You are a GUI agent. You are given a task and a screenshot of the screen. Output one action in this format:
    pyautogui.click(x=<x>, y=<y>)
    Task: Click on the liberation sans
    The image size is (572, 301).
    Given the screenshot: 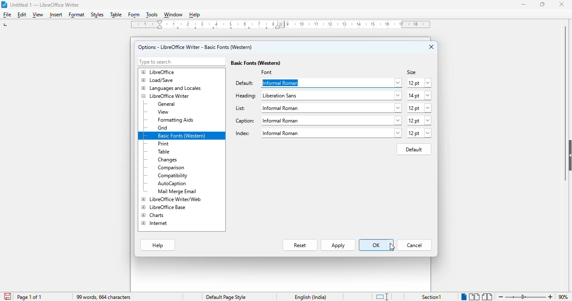 What is the action you would take?
    pyautogui.click(x=331, y=108)
    